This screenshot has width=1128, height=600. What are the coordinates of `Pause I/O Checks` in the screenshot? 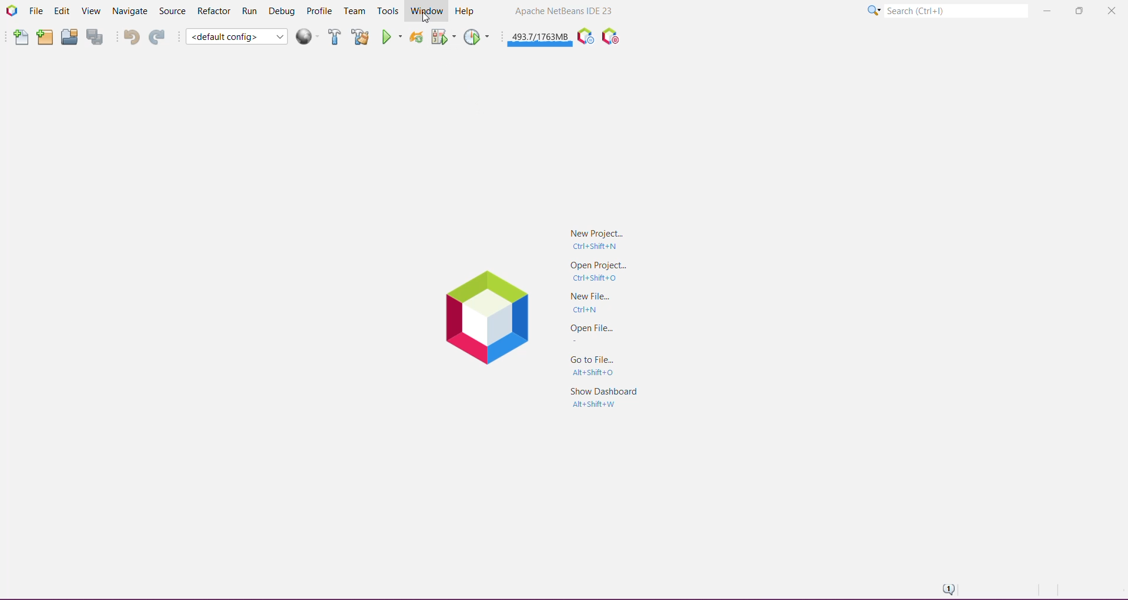 It's located at (609, 36).